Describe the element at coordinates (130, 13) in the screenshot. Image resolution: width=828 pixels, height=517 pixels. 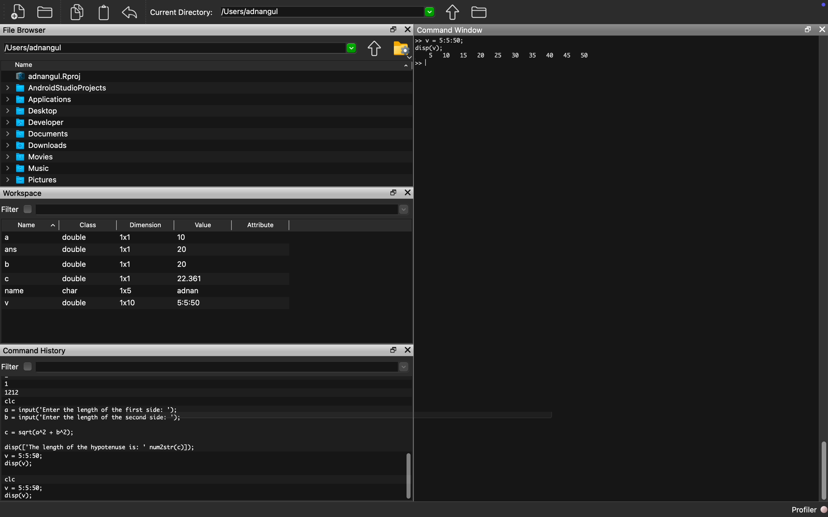
I see `Back` at that location.